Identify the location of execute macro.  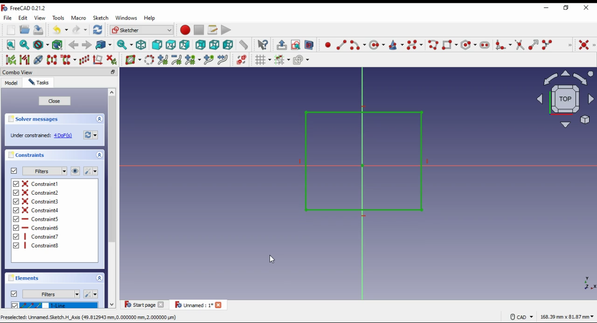
(226, 29).